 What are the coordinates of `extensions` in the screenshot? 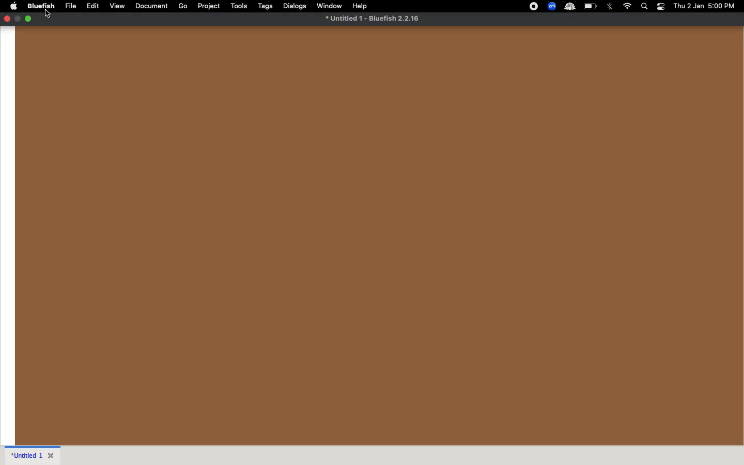 It's located at (553, 7).